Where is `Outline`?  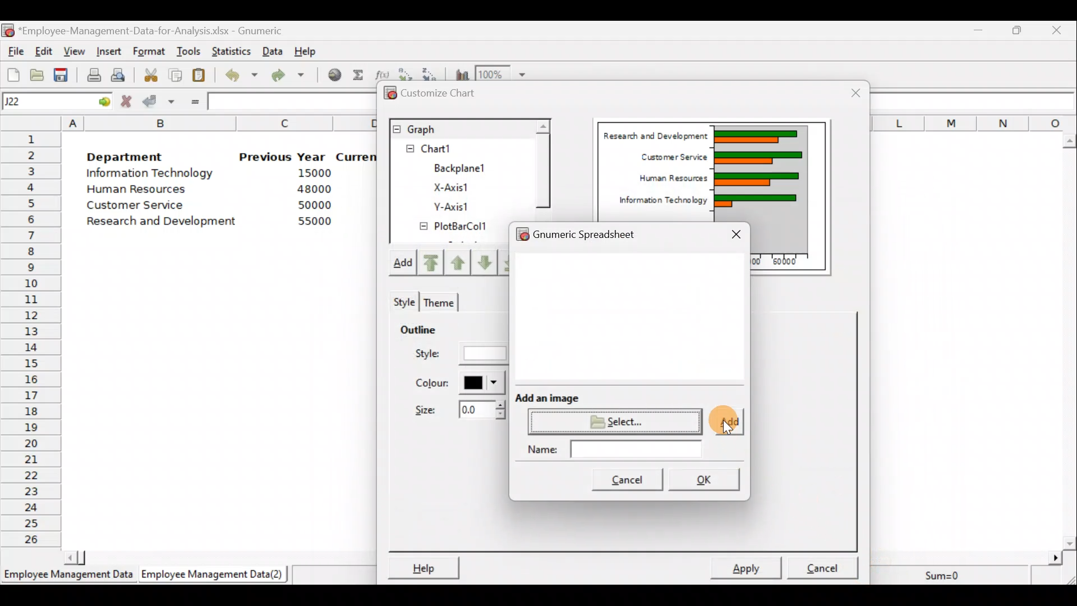 Outline is located at coordinates (434, 332).